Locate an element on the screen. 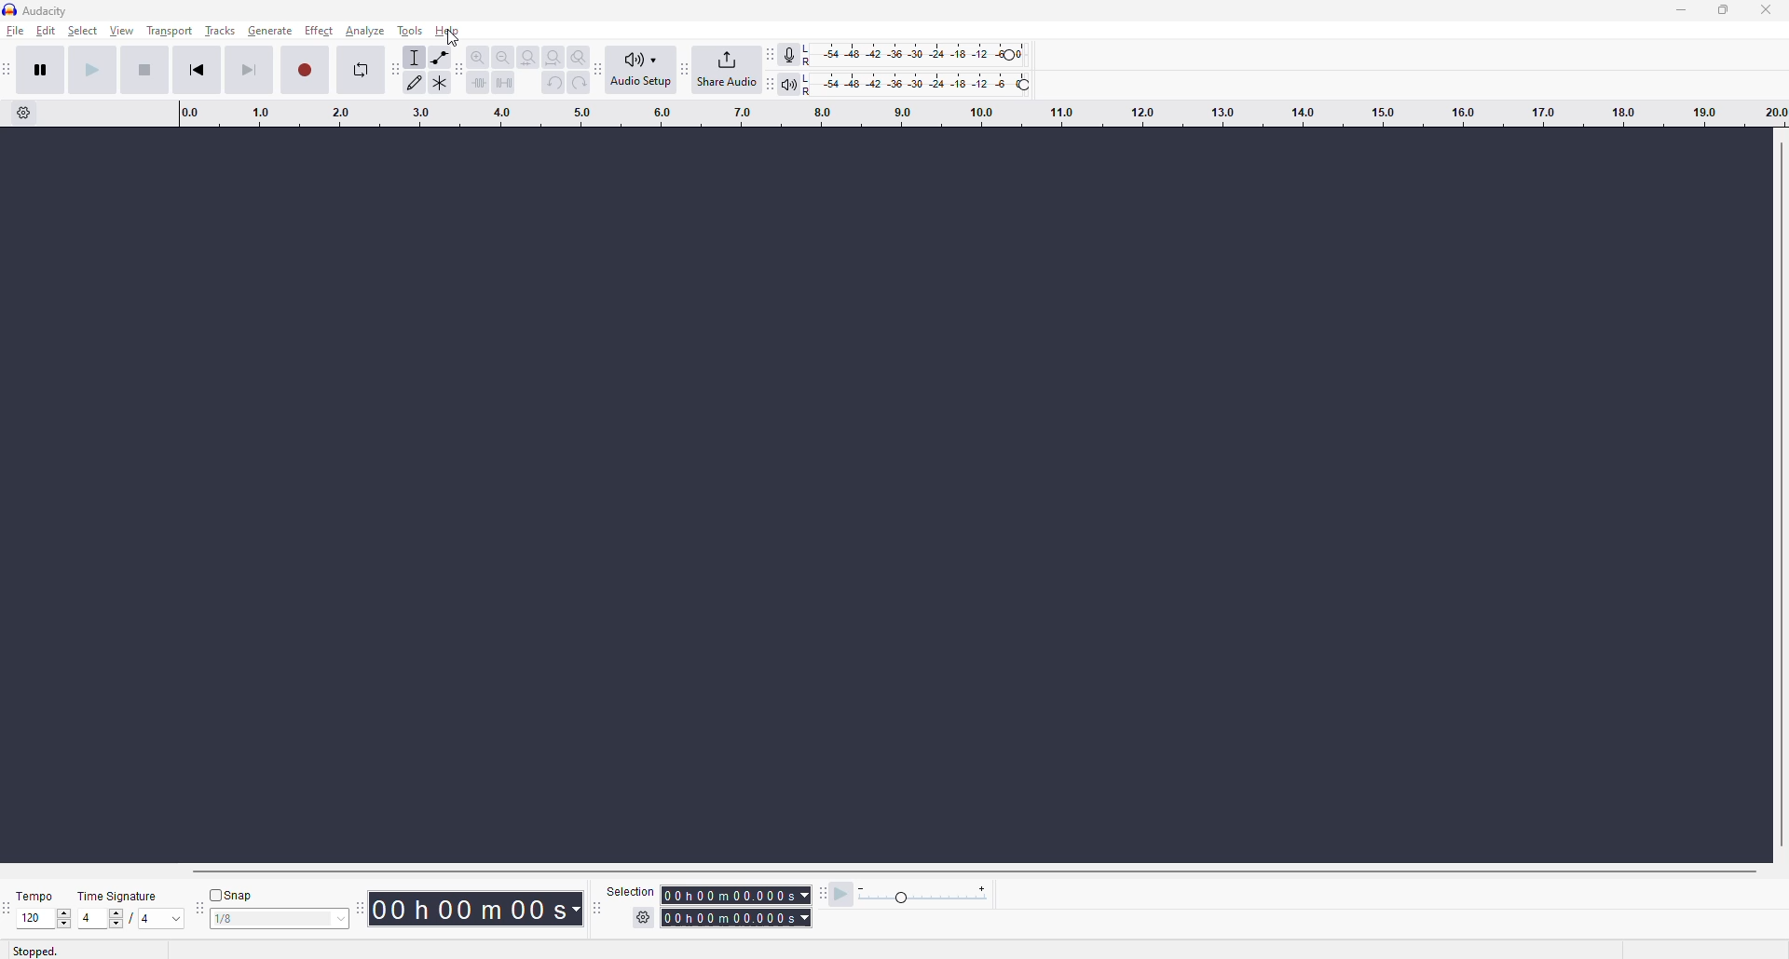  help is located at coordinates (453, 33).